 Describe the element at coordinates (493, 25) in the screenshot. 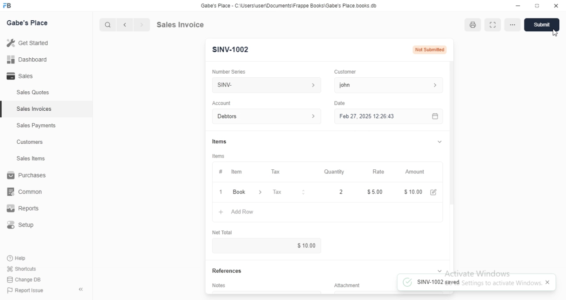

I see `Expand` at that location.